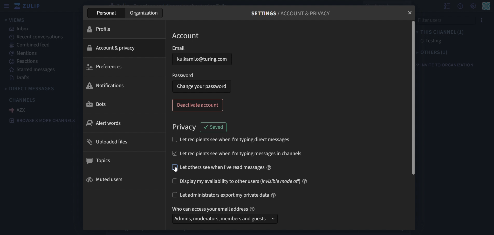  What do you see at coordinates (251, 152) in the screenshot?
I see `let recipients see when I'm typing messages in channels` at bounding box center [251, 152].